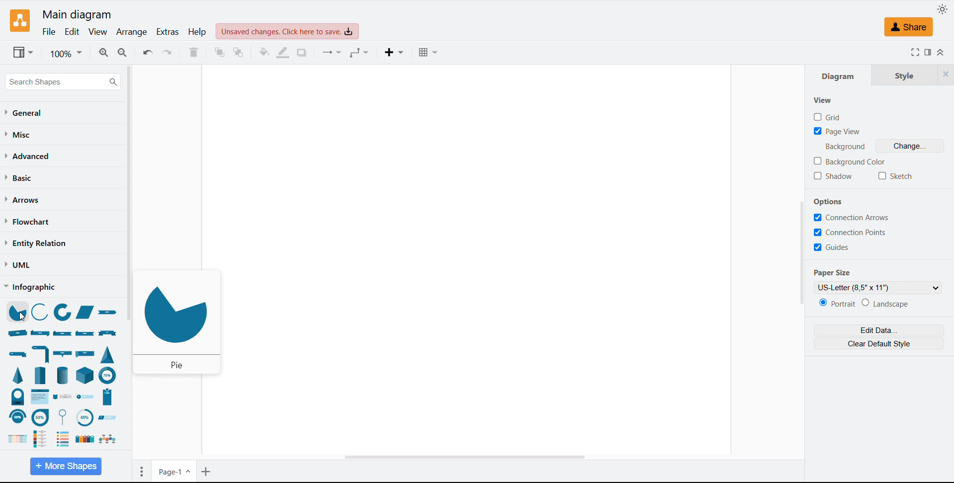 The height and width of the screenshot is (483, 954). What do you see at coordinates (39, 396) in the screenshot?
I see `chevron list` at bounding box center [39, 396].